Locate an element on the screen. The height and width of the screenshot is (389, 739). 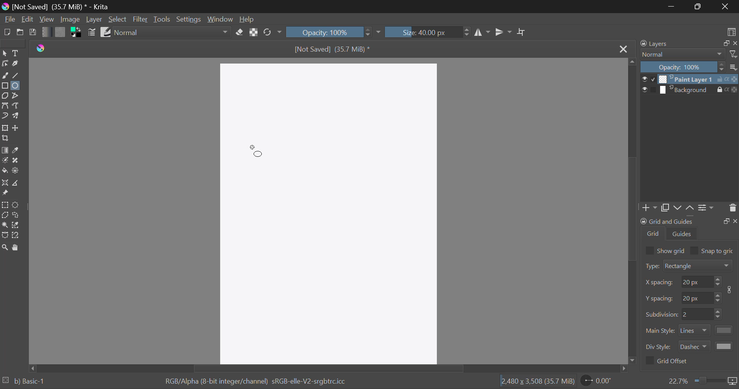
Similar Color Selection is located at coordinates (16, 226).